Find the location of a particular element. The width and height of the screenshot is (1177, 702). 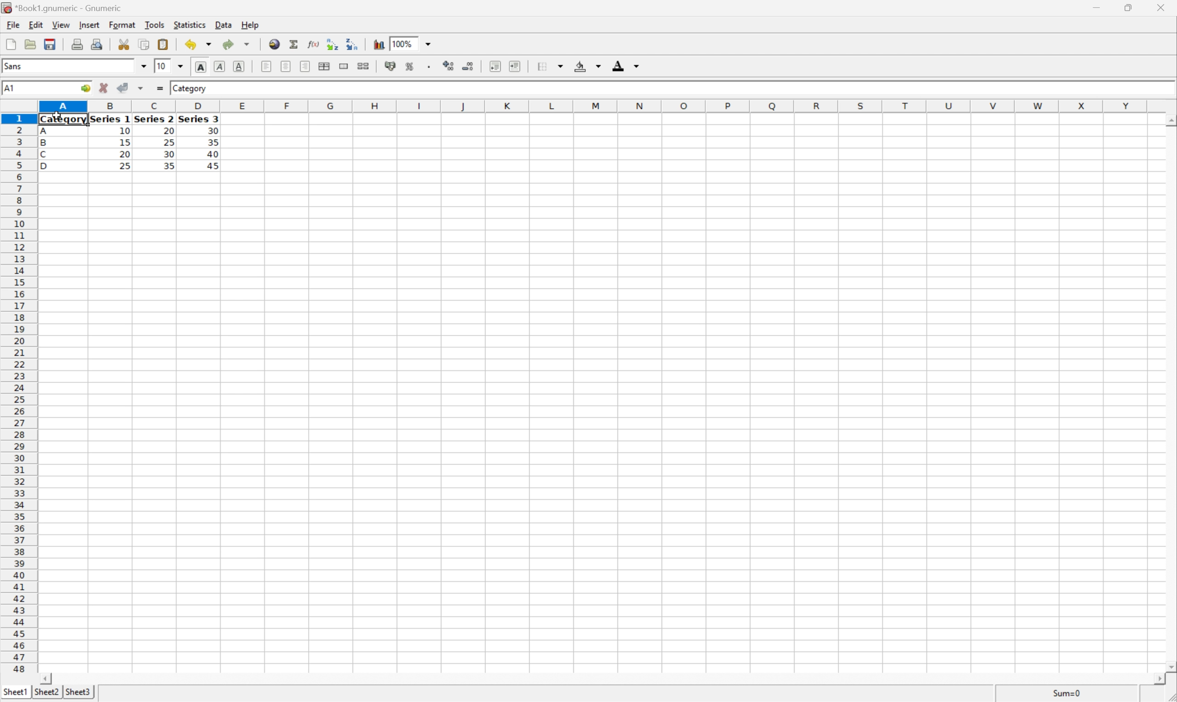

Insert a hyperlink is located at coordinates (274, 43).